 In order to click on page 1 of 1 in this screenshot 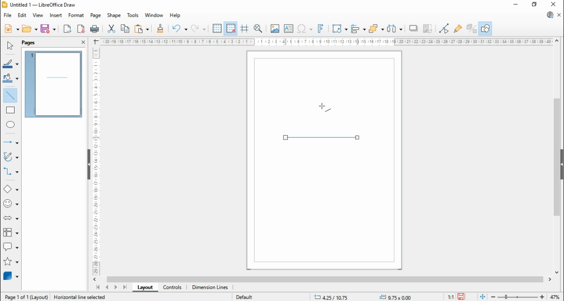, I will do `click(26, 297)`.